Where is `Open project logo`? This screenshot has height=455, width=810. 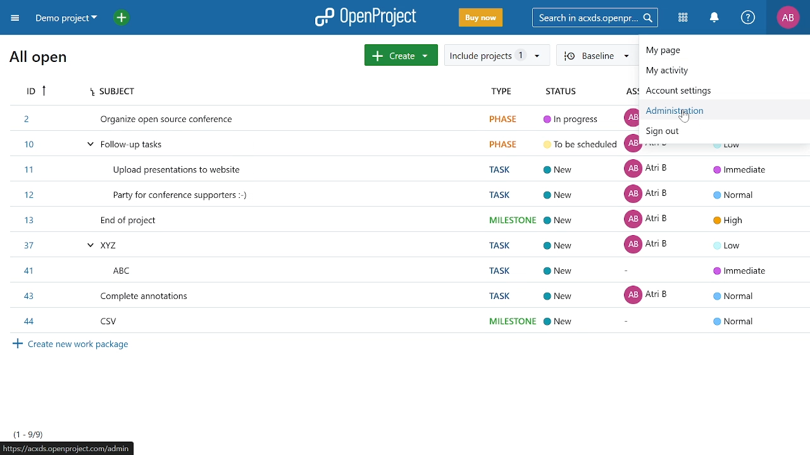
Open project logo is located at coordinates (366, 17).